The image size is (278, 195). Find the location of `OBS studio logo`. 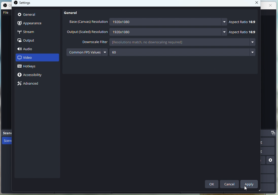

OBS studio logo is located at coordinates (16, 3).